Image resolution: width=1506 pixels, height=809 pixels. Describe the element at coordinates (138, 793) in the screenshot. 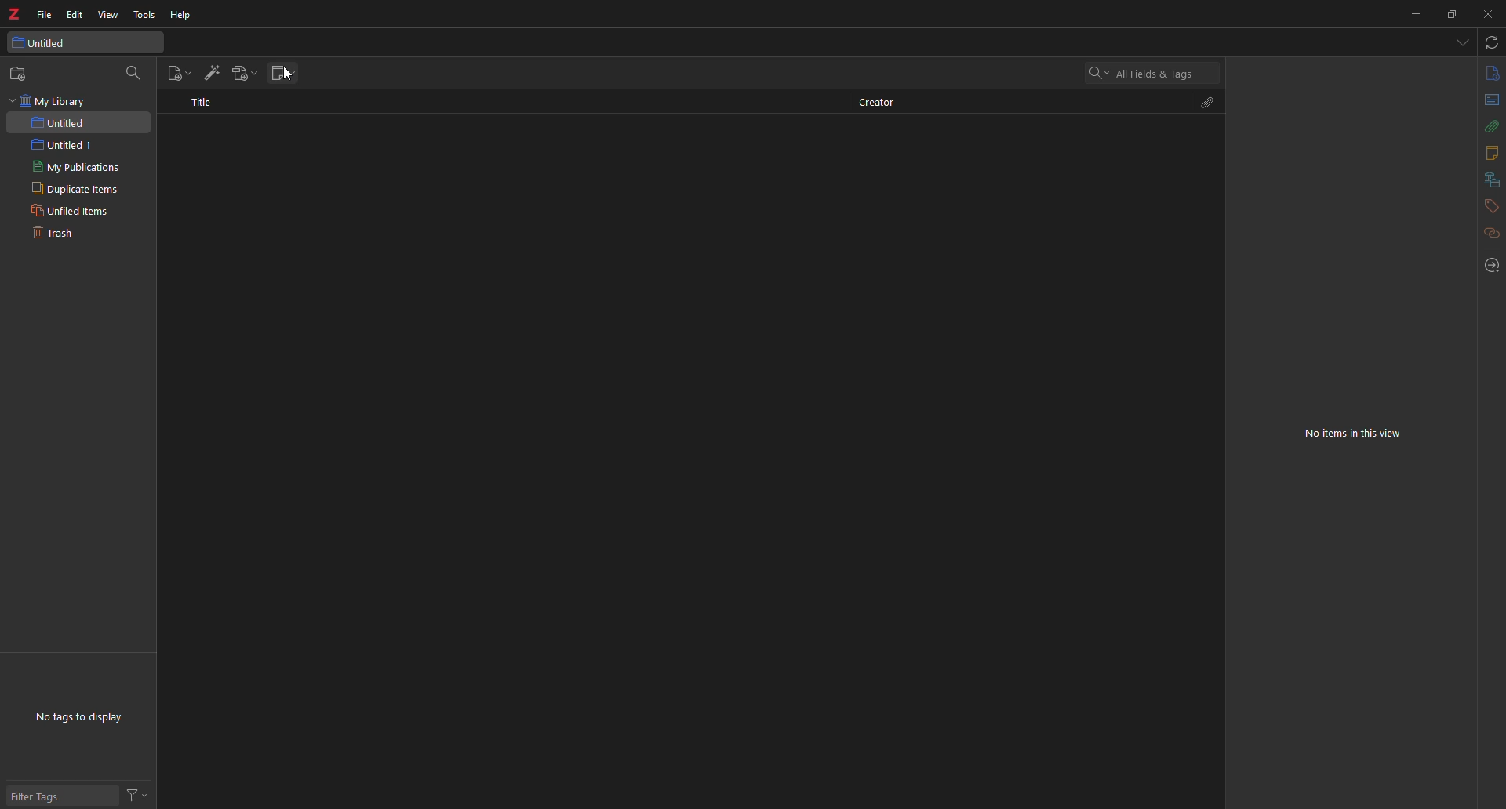

I see `actions` at that location.